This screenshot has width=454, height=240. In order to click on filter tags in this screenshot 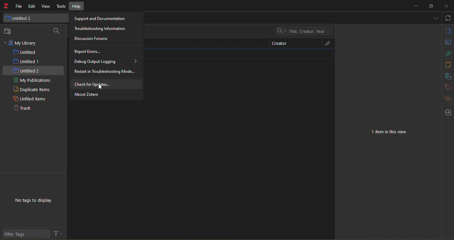, I will do `click(26, 234)`.